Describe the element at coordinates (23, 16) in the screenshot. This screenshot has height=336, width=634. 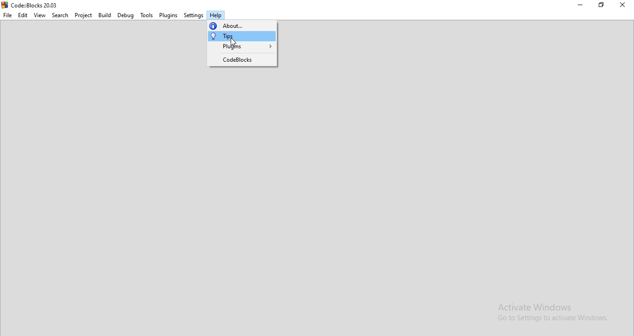
I see `Edit ` at that location.